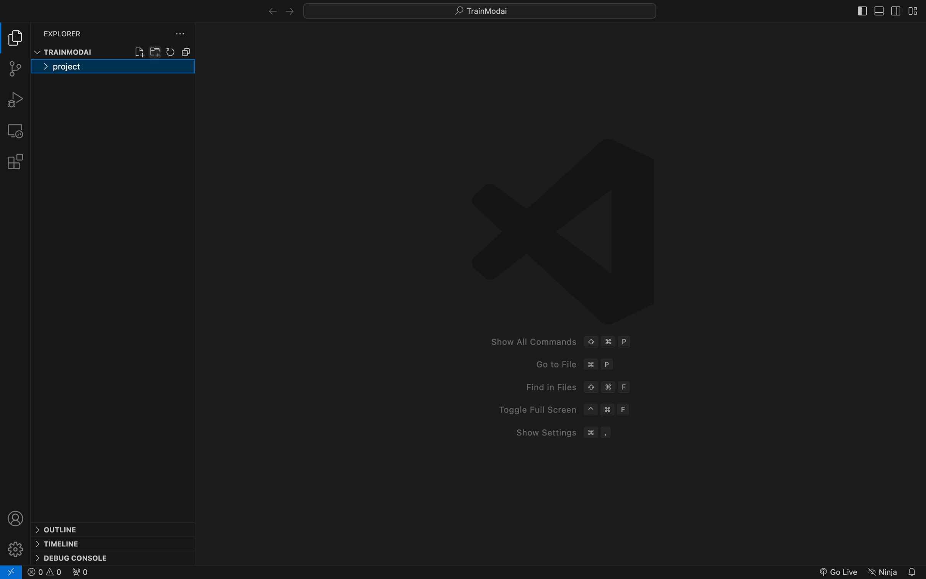 This screenshot has height=579, width=926. Describe the element at coordinates (560, 409) in the screenshot. I see `Toggle full screen` at that location.